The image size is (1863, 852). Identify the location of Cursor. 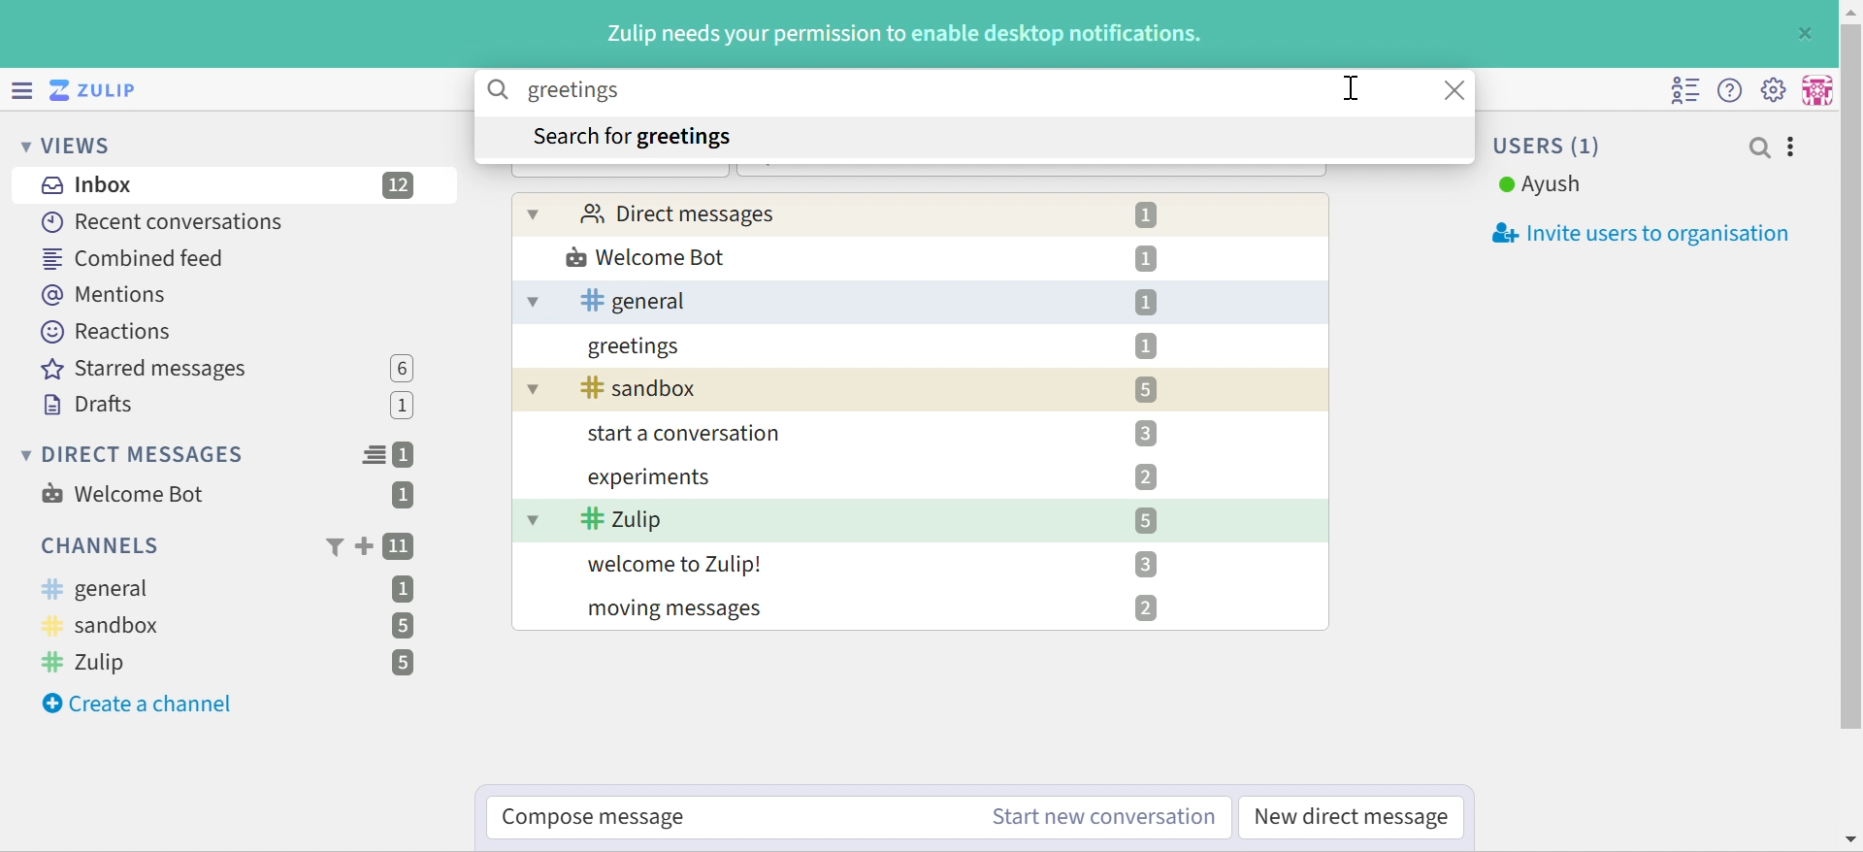
(1351, 87).